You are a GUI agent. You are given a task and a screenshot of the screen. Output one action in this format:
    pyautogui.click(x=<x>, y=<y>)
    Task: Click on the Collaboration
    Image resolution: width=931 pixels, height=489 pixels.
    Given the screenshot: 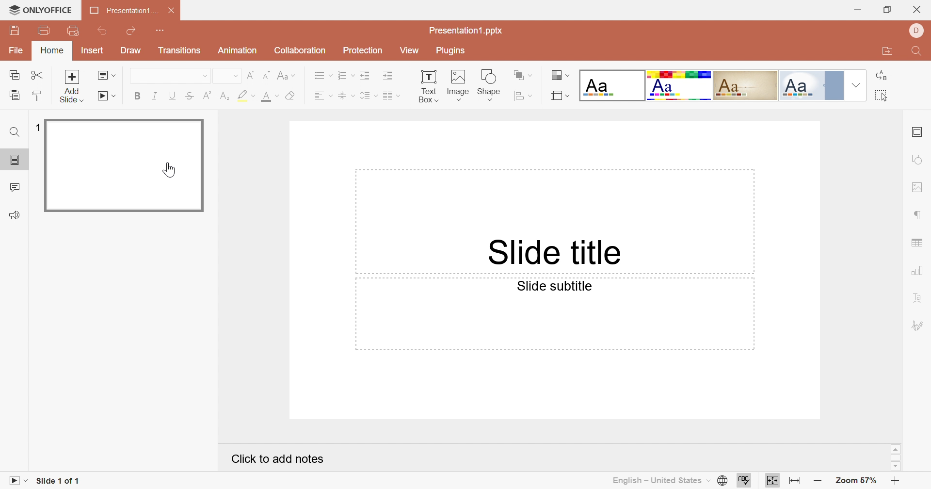 What is the action you would take?
    pyautogui.click(x=301, y=50)
    